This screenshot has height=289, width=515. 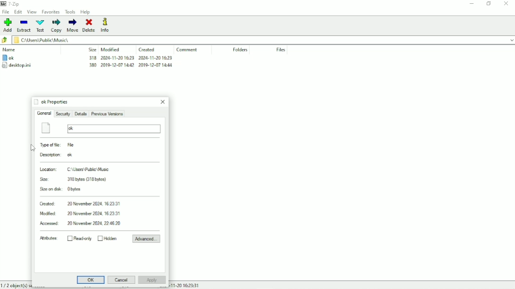 I want to click on Tools, so click(x=71, y=12).